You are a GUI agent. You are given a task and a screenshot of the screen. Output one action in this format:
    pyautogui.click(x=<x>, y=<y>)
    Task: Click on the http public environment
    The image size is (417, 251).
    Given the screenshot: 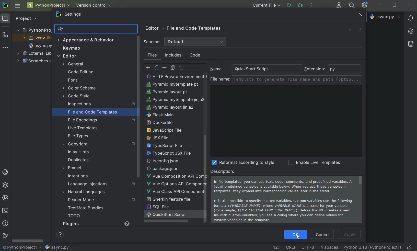 What is the action you would take?
    pyautogui.click(x=176, y=175)
    